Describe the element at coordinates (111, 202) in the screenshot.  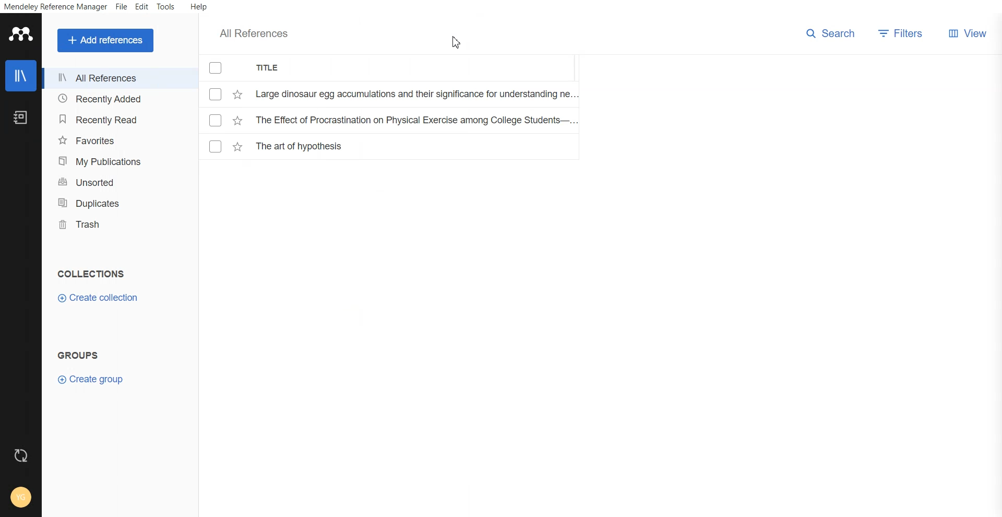
I see `Duplicates` at that location.